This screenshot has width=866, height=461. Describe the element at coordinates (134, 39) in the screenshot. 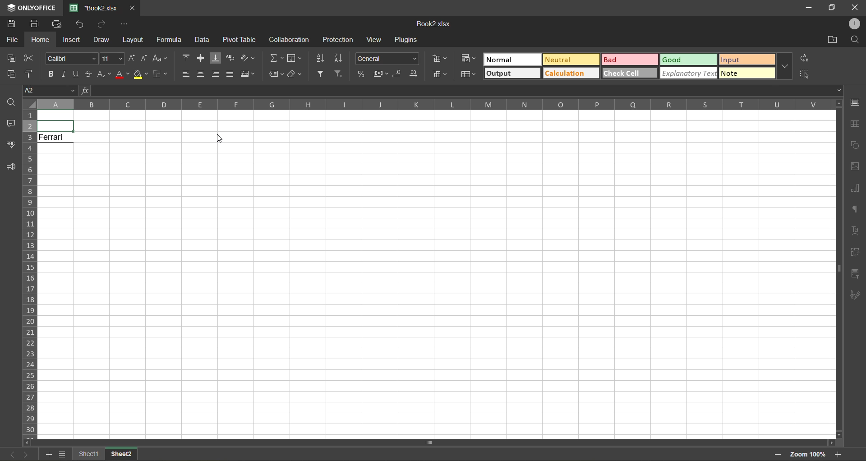

I see `layout` at that location.